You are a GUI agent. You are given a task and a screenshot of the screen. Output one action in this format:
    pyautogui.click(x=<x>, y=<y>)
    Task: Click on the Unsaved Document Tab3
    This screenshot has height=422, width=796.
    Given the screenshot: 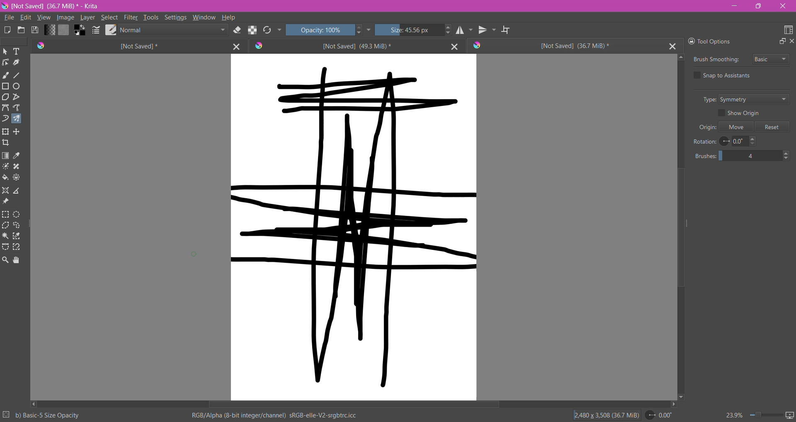 What is the action you would take?
    pyautogui.click(x=567, y=46)
    